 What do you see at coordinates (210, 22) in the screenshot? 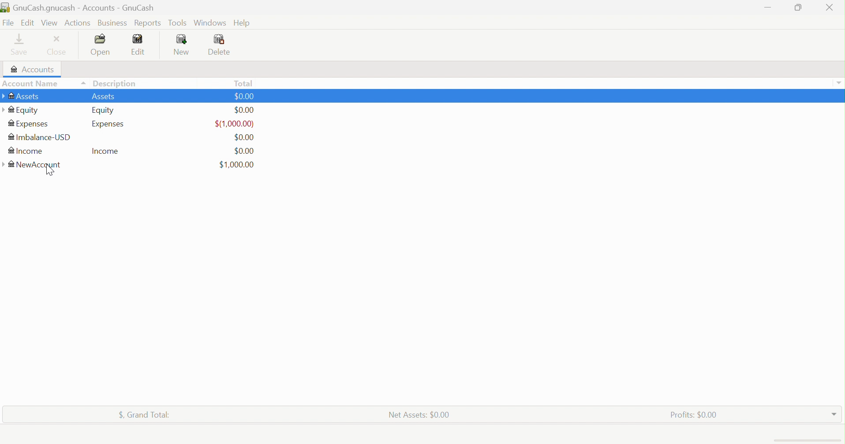
I see `Windows` at bounding box center [210, 22].